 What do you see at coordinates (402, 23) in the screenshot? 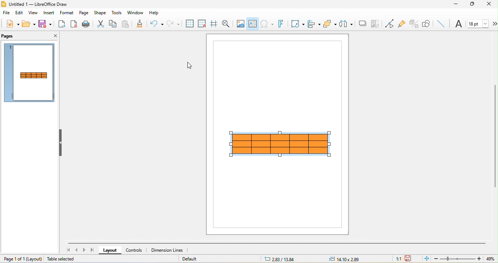
I see `gluepoint function` at bounding box center [402, 23].